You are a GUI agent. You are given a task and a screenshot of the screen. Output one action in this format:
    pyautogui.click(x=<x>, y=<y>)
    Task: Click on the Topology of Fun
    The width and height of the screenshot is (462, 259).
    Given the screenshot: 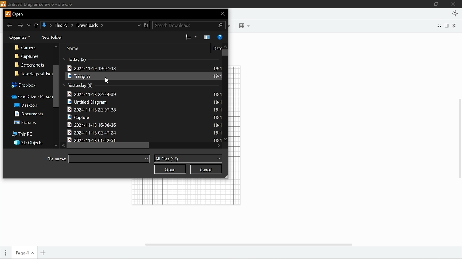 What is the action you would take?
    pyautogui.click(x=31, y=74)
    